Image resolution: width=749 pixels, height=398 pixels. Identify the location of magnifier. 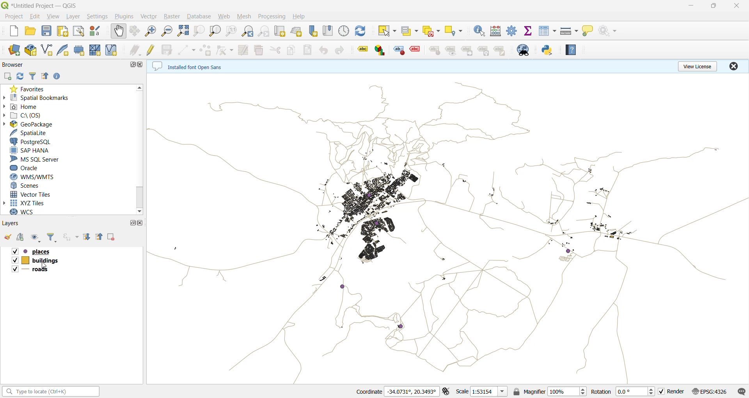
(554, 392).